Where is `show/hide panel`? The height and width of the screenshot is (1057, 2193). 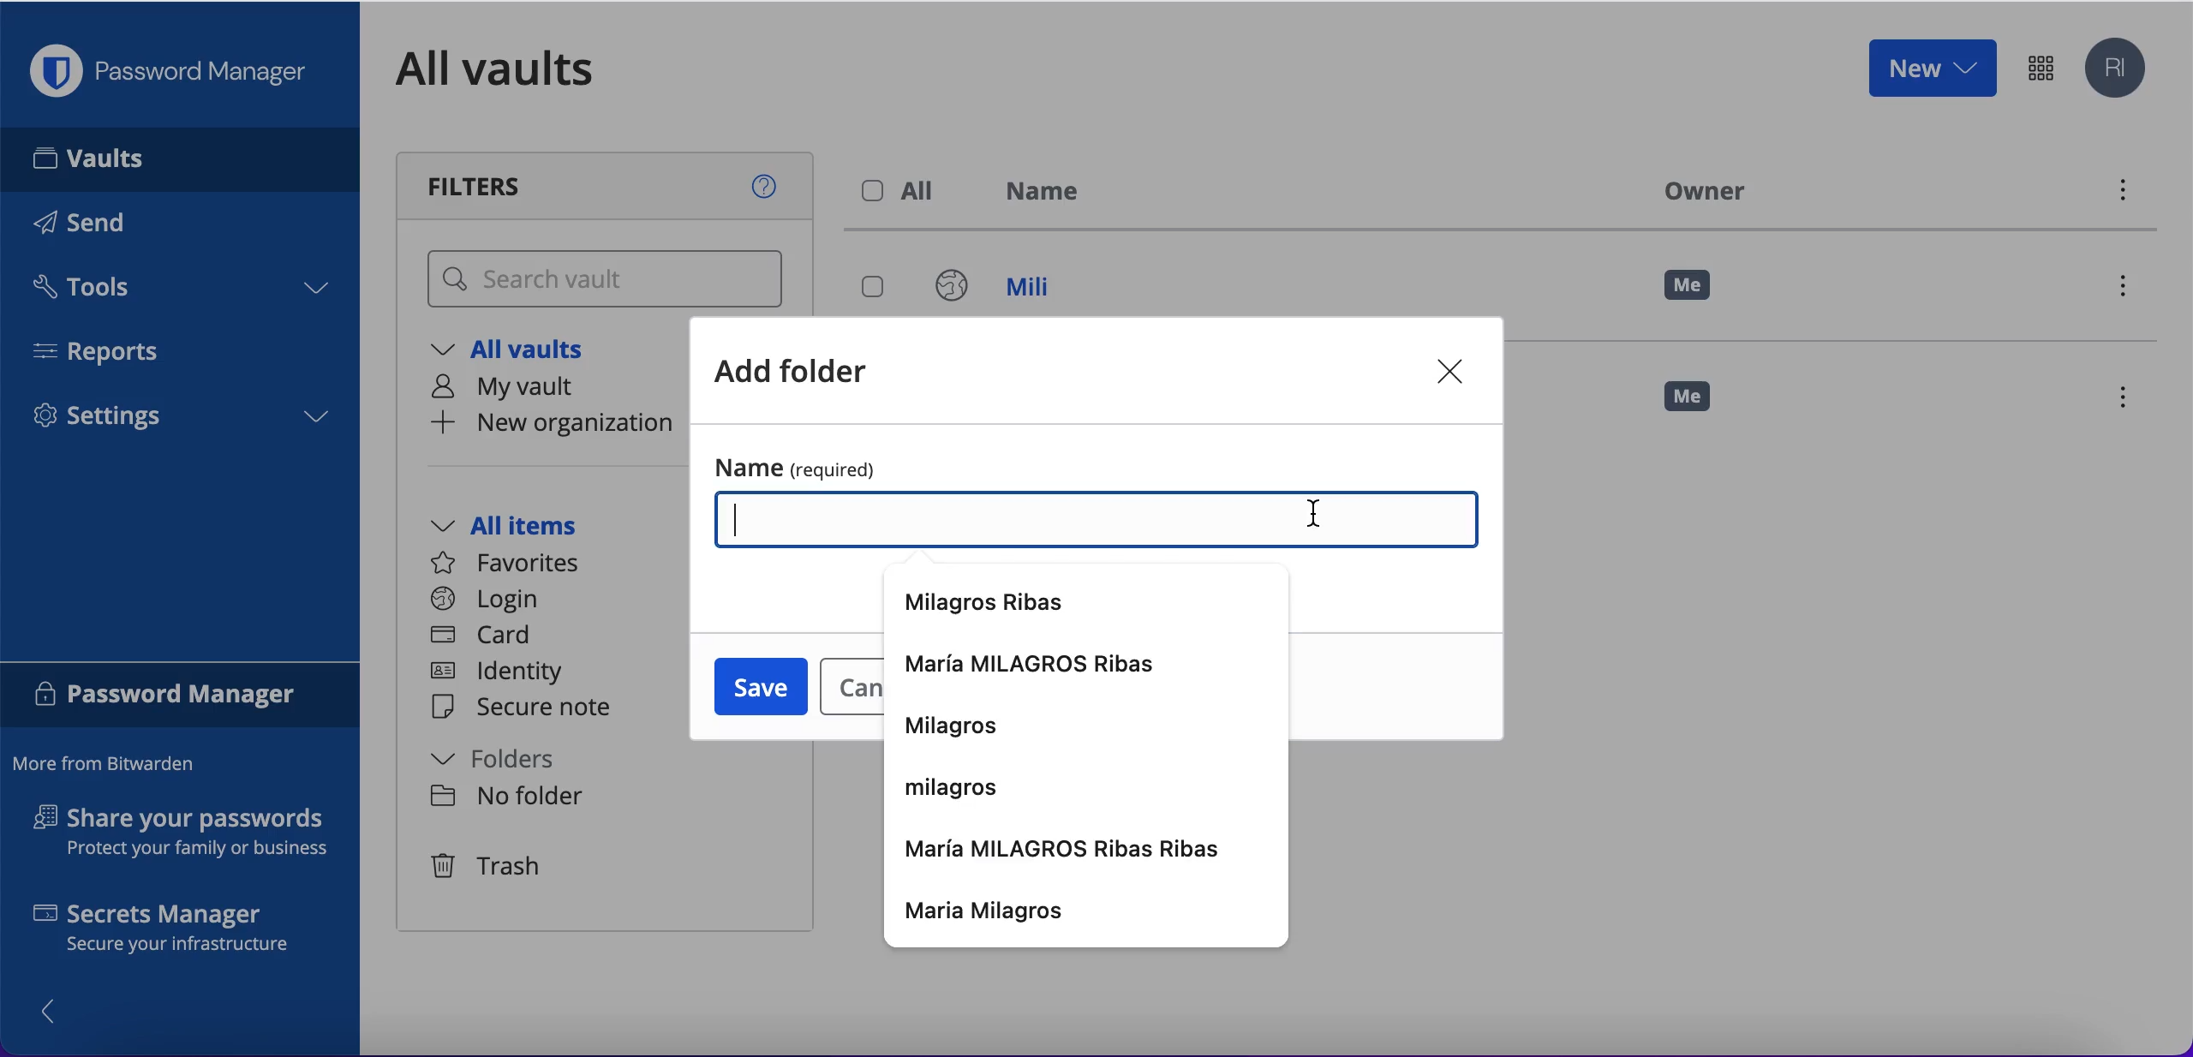
show/hide panel is located at coordinates (57, 1010).